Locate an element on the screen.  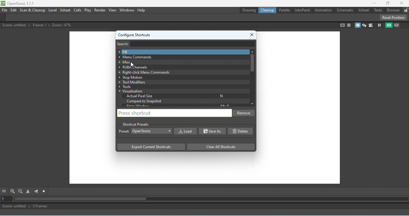
Reset view is located at coordinates (45, 191).